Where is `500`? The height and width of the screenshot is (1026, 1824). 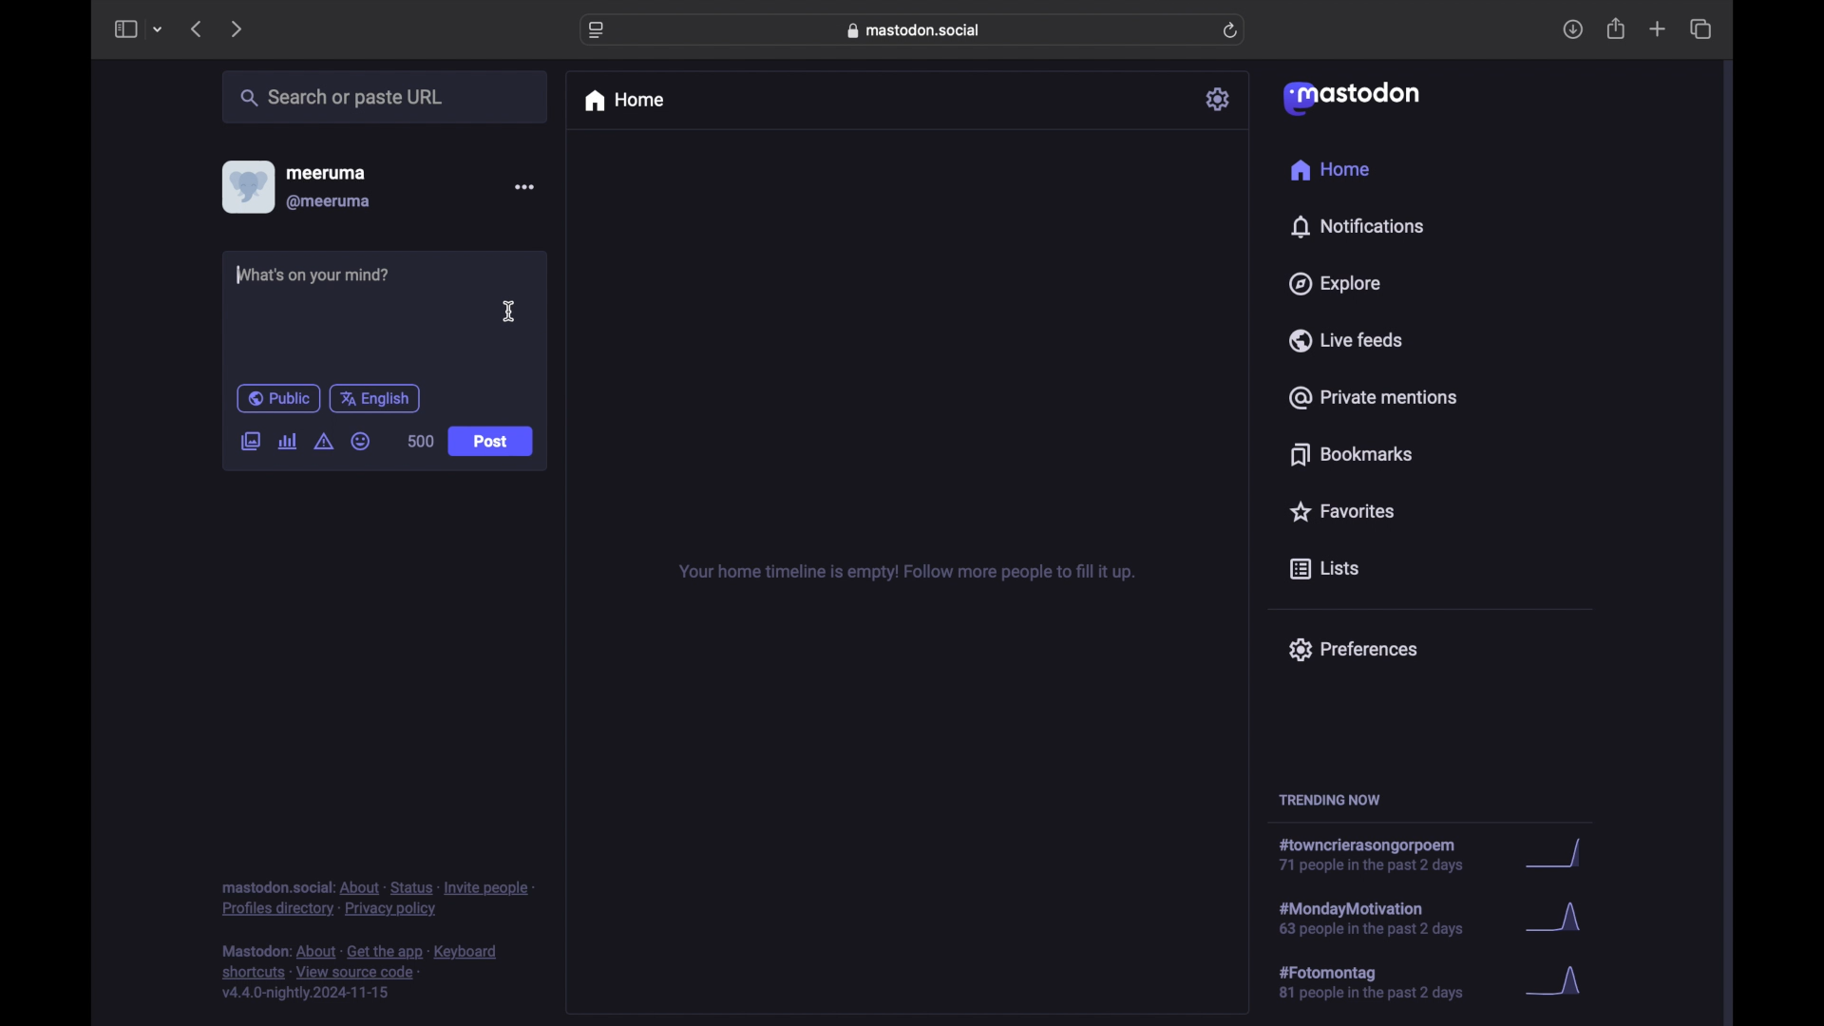
500 is located at coordinates (420, 441).